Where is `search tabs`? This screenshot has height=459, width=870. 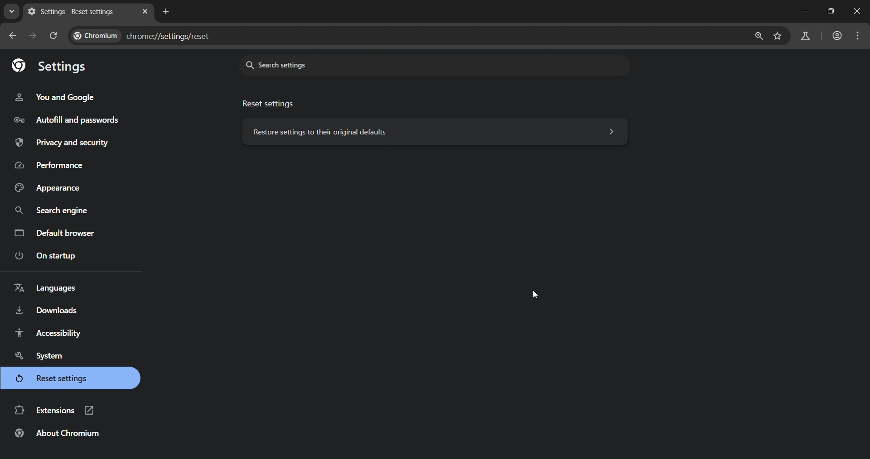
search tabs is located at coordinates (13, 12).